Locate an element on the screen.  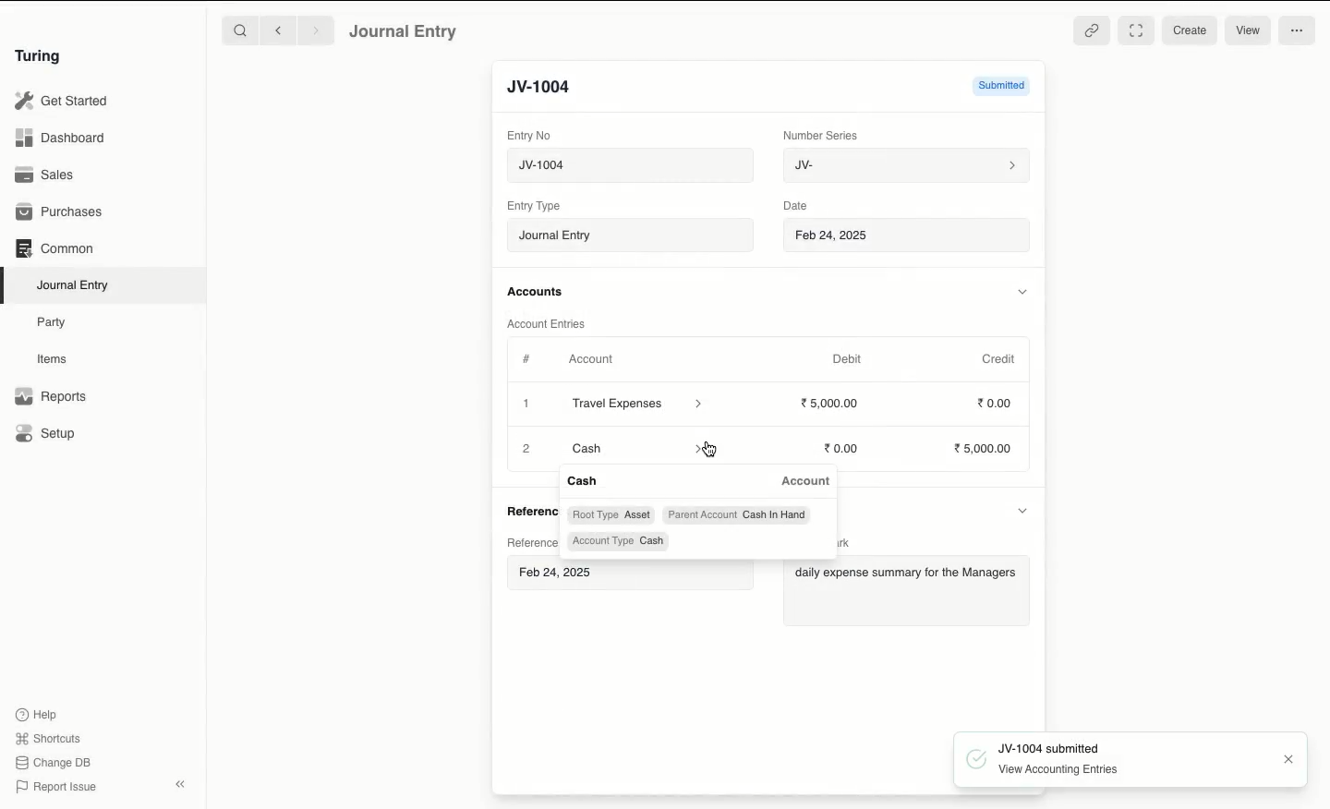
Shortcuts is located at coordinates (51, 739).